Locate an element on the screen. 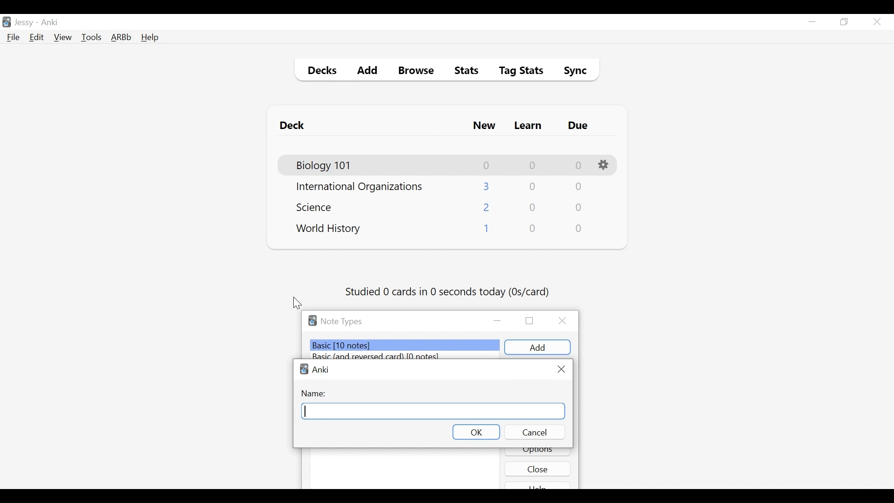  Cursor is located at coordinates (298, 303).